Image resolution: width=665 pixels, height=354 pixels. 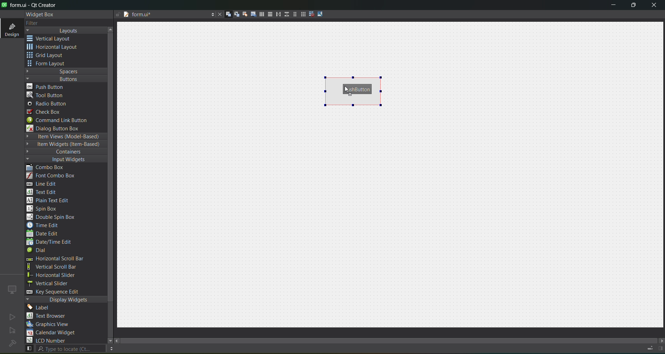 What do you see at coordinates (45, 225) in the screenshot?
I see `time edit` at bounding box center [45, 225].